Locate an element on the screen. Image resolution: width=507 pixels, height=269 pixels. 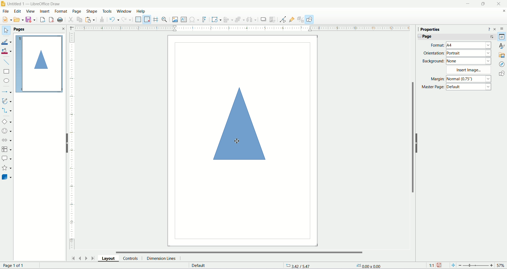
Text is located at coordinates (368, 266).